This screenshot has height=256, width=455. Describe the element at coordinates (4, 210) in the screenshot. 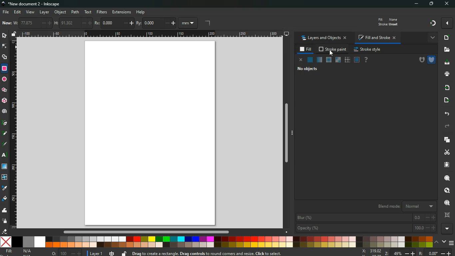

I see `wave` at that location.